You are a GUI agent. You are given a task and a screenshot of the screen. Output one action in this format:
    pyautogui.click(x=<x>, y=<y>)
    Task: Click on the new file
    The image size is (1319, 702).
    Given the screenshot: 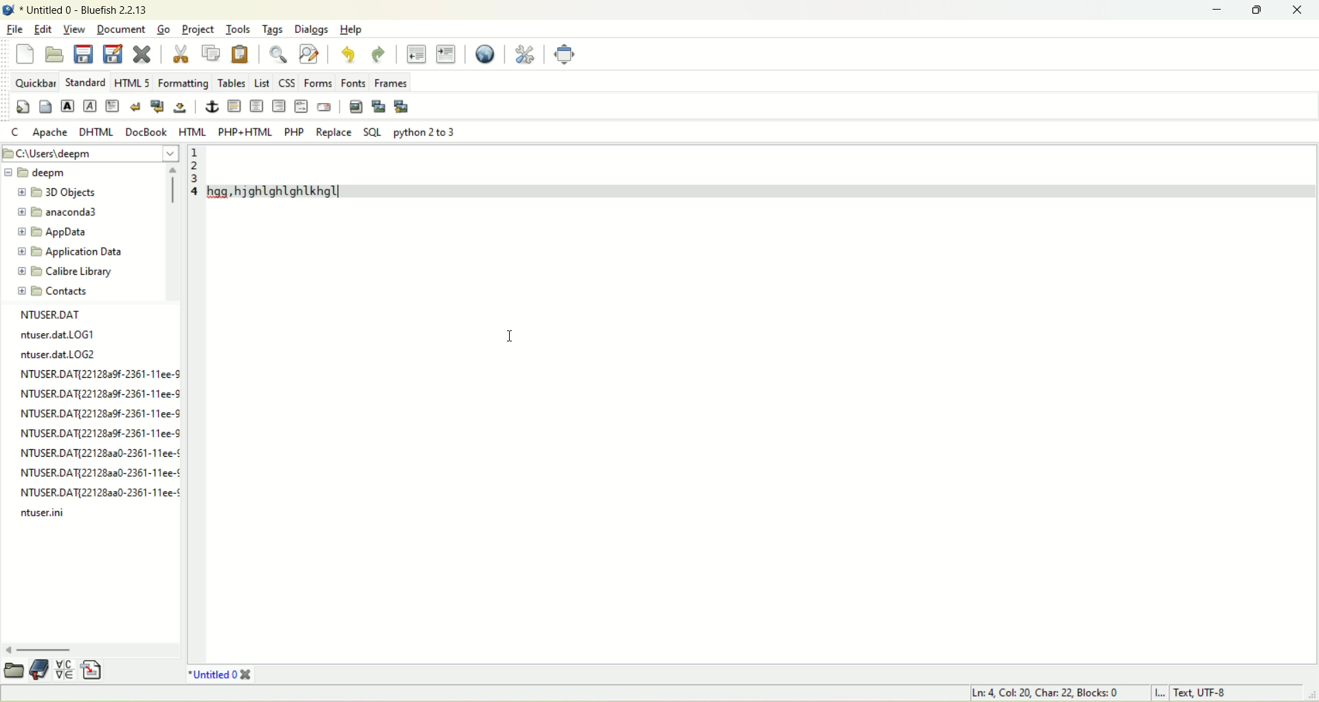 What is the action you would take?
    pyautogui.click(x=26, y=54)
    